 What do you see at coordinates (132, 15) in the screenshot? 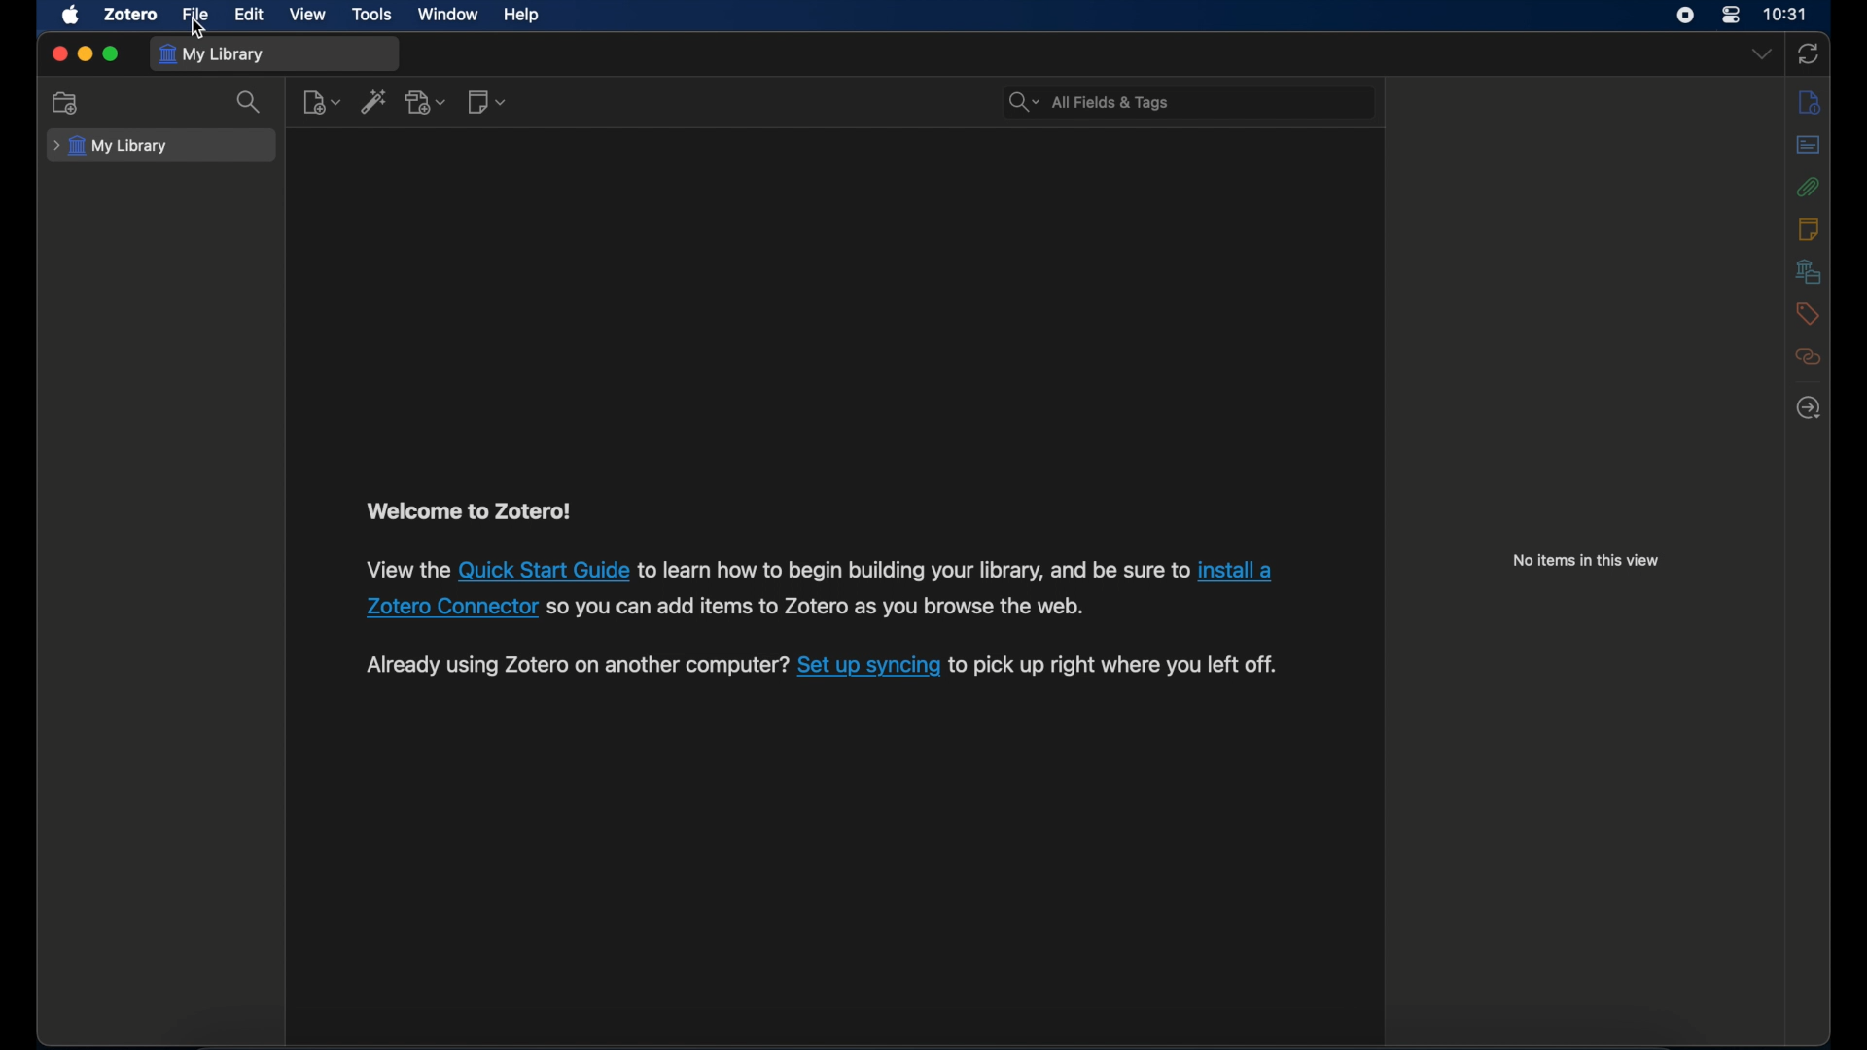
I see `zotero` at bounding box center [132, 15].